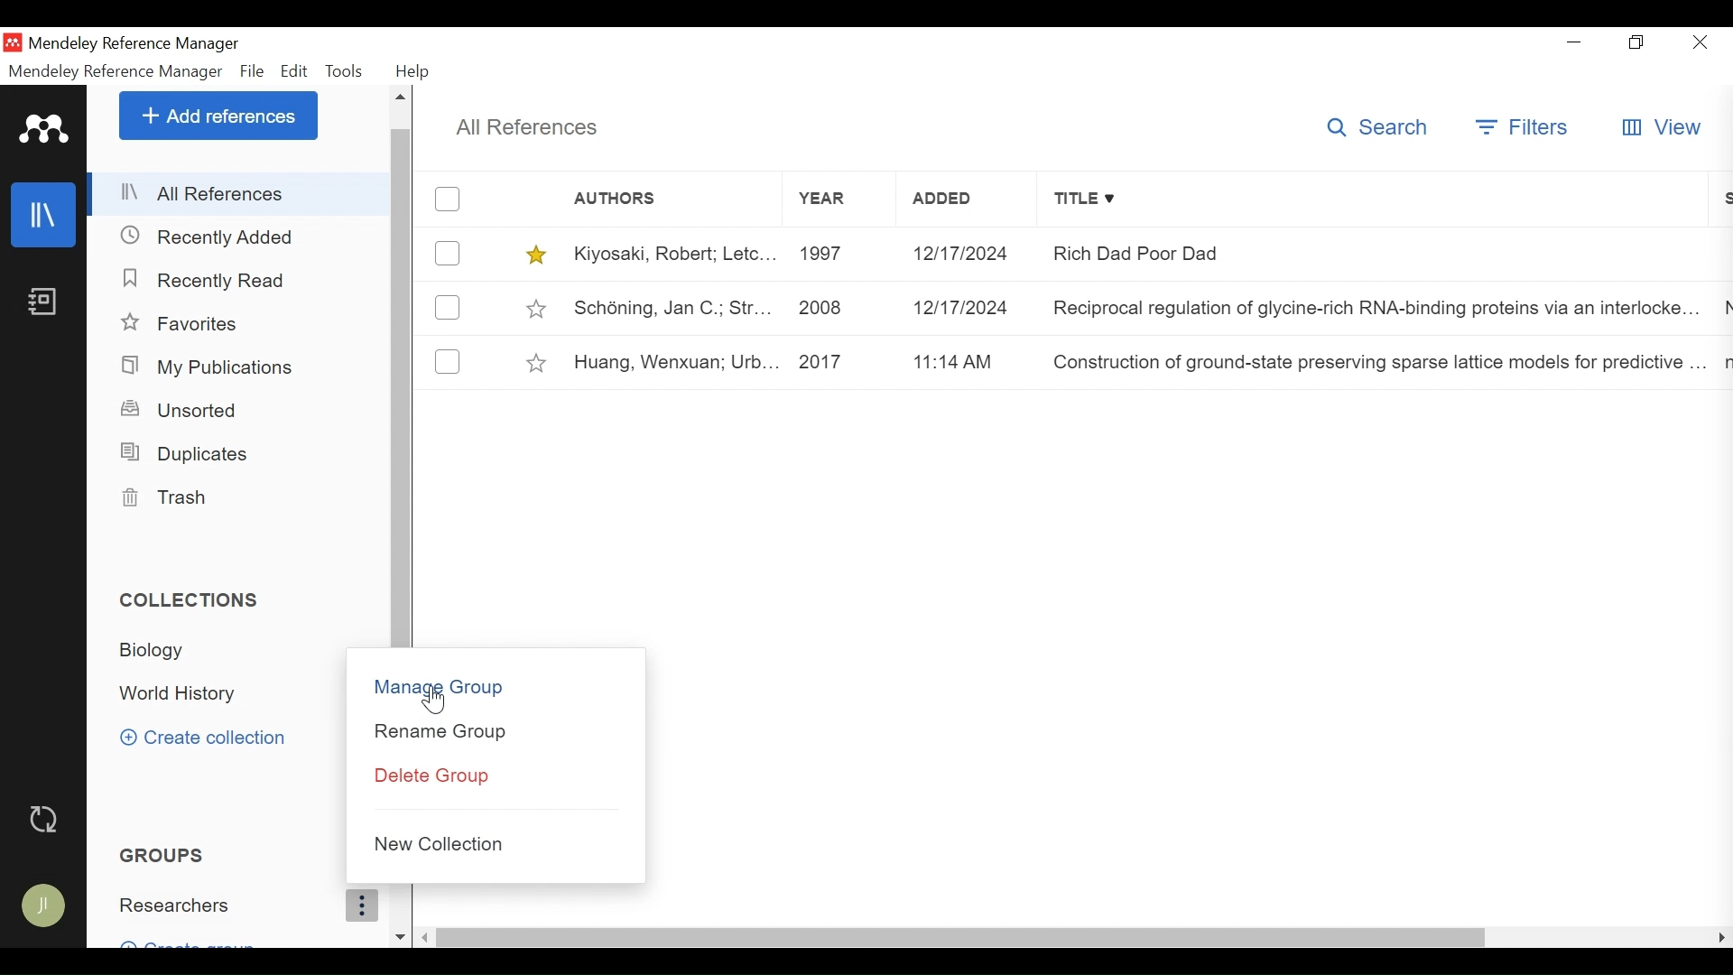  What do you see at coordinates (1574, 40) in the screenshot?
I see `minimize` at bounding box center [1574, 40].